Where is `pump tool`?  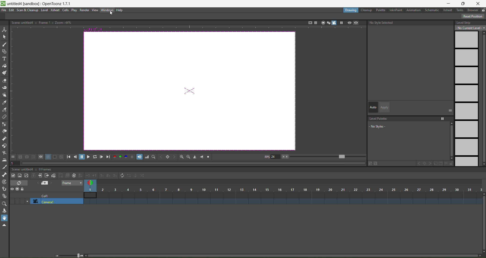 pump tool is located at coordinates (5, 138).